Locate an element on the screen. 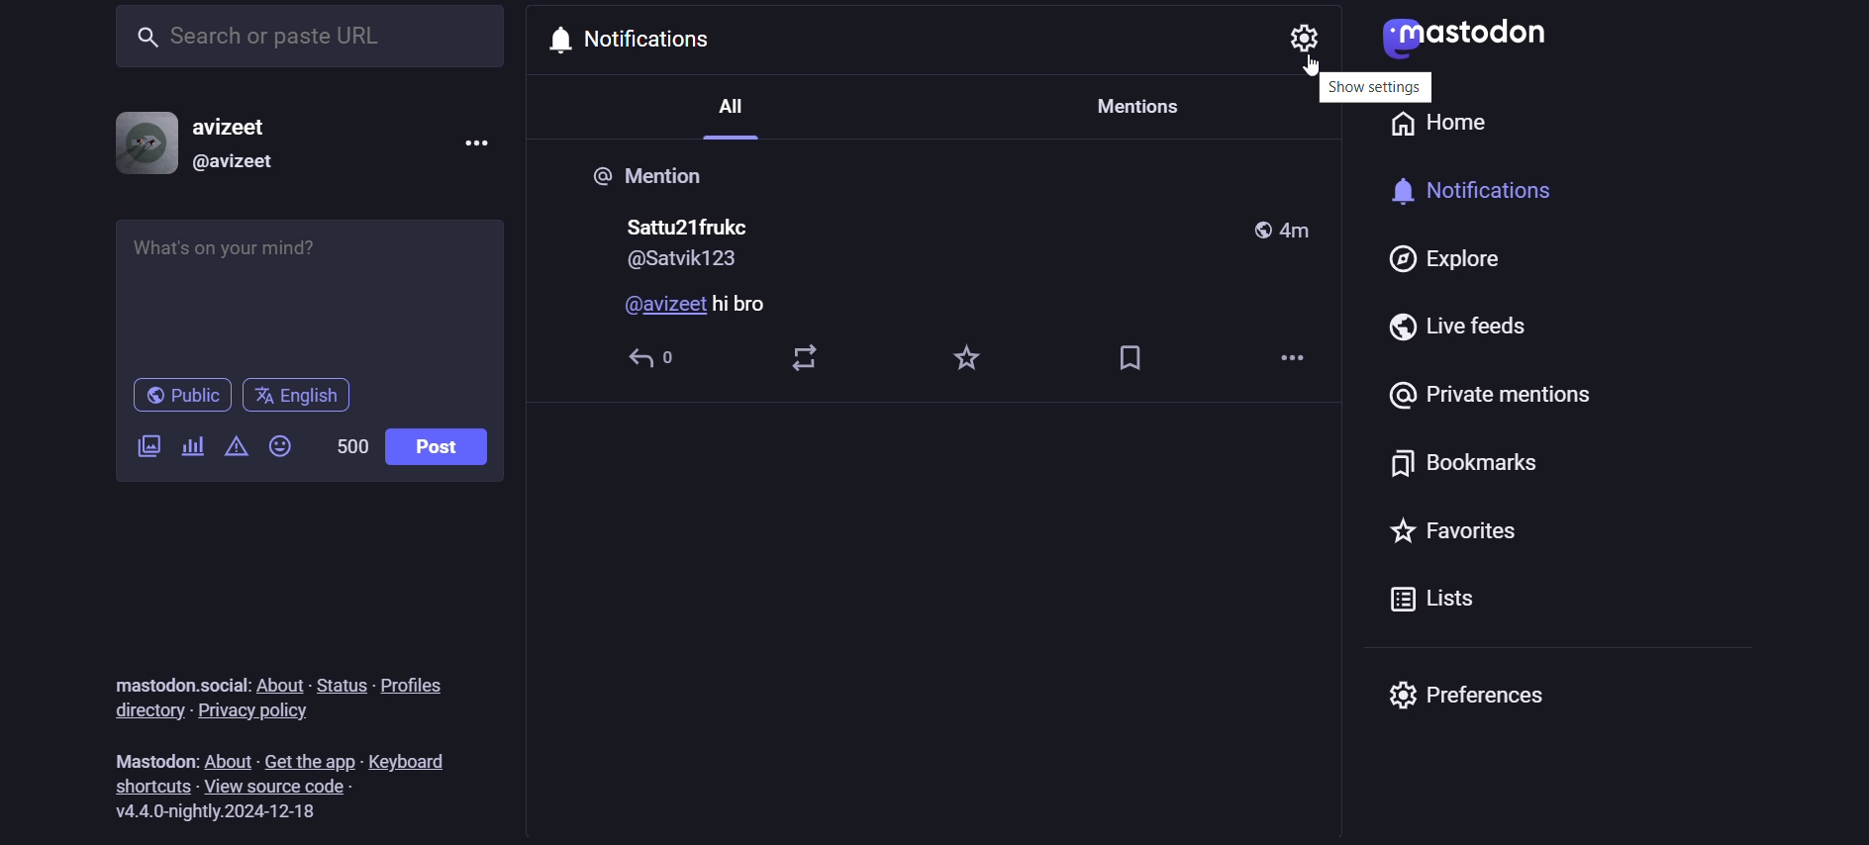 The image size is (1869, 845). View Source Code is located at coordinates (284, 787).